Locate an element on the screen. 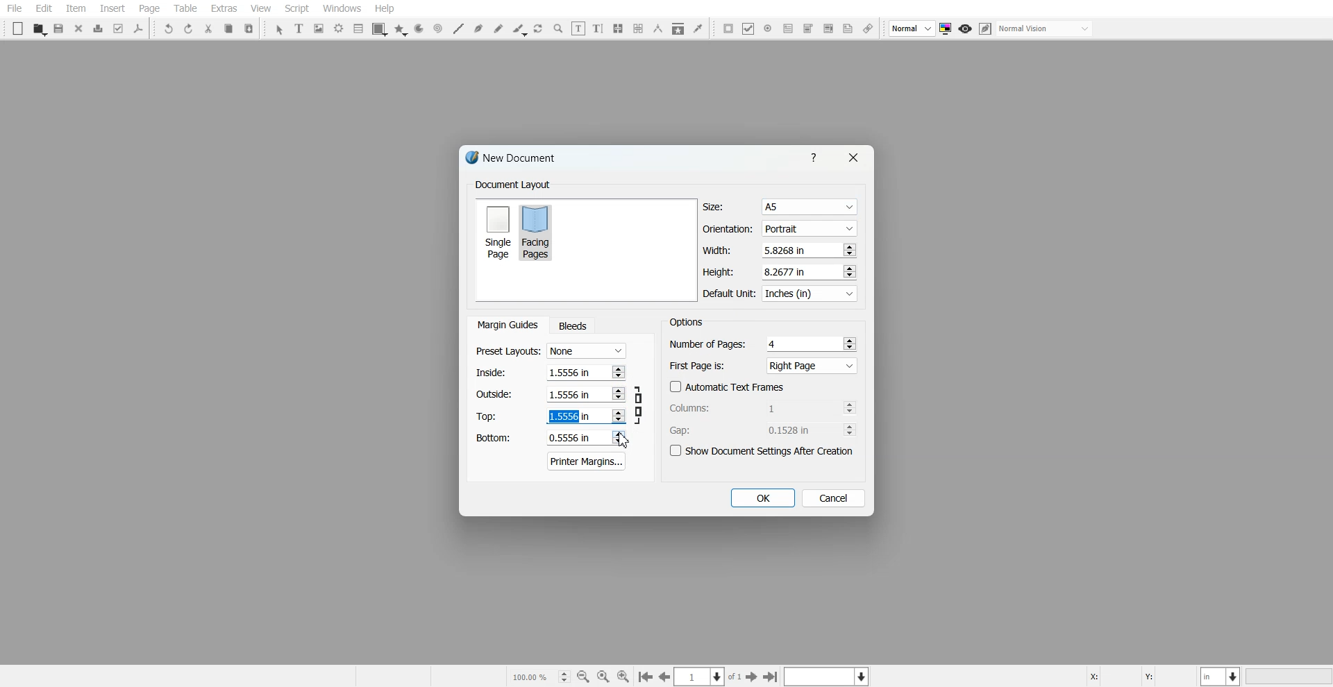 The image size is (1333, 687). Undo is located at coordinates (169, 28).